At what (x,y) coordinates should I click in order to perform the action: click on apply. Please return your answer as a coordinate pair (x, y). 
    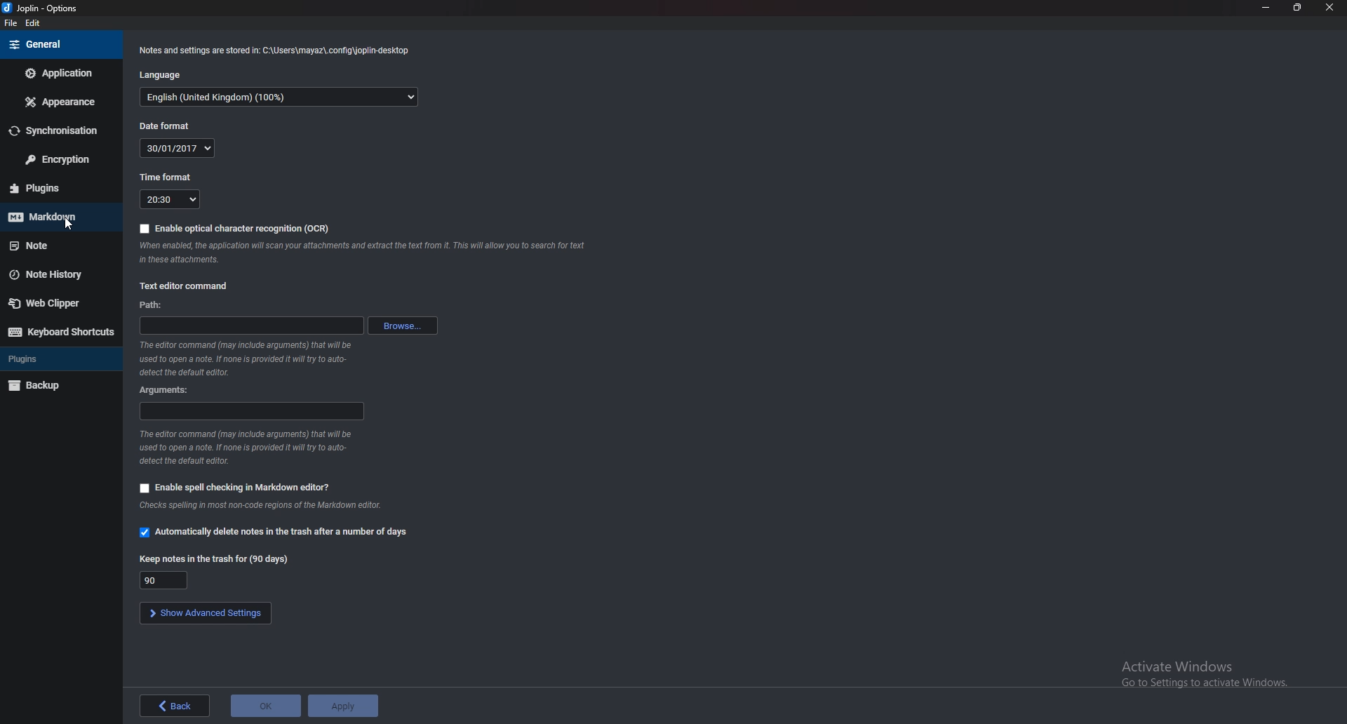
    Looking at the image, I should click on (342, 706).